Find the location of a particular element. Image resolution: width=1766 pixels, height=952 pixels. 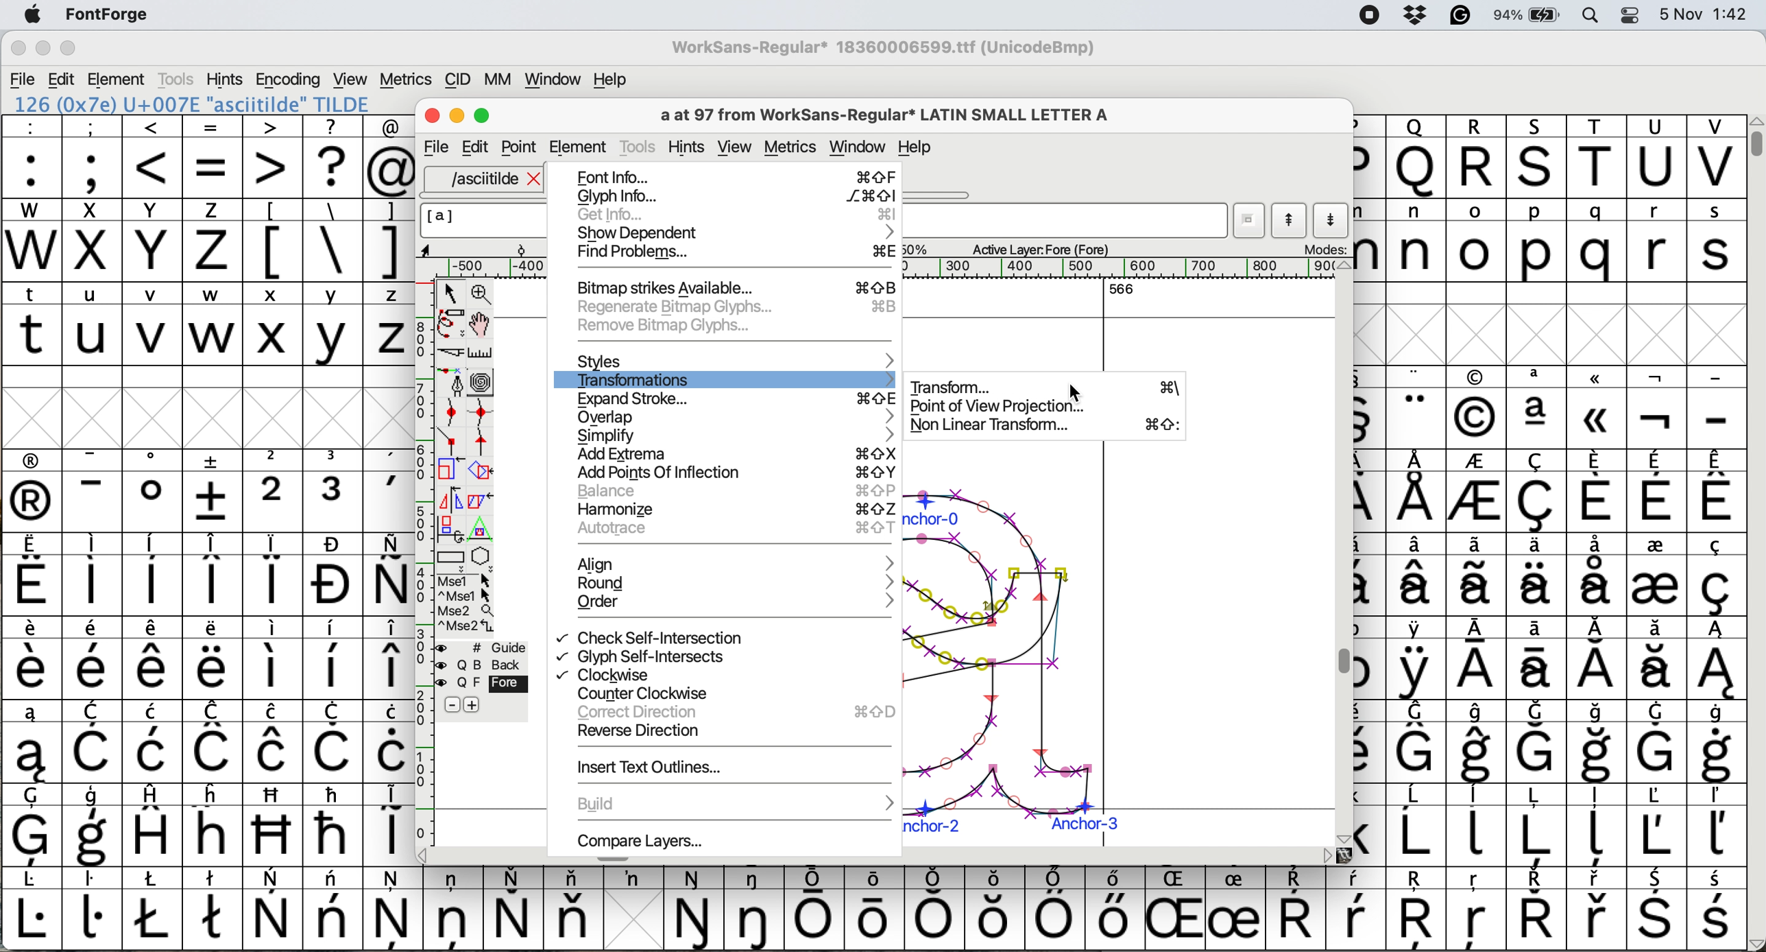

 is located at coordinates (1538, 156).